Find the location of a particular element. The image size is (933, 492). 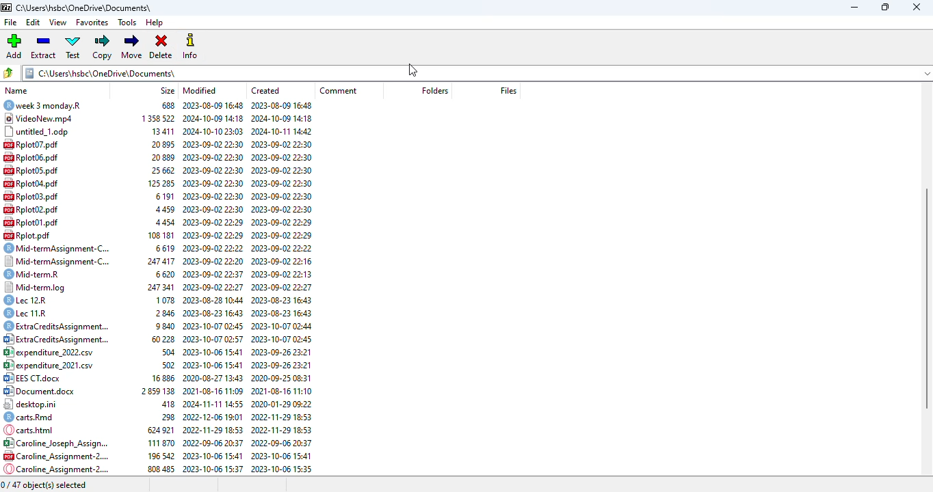

2023-09-02 22:30 is located at coordinates (211, 157).